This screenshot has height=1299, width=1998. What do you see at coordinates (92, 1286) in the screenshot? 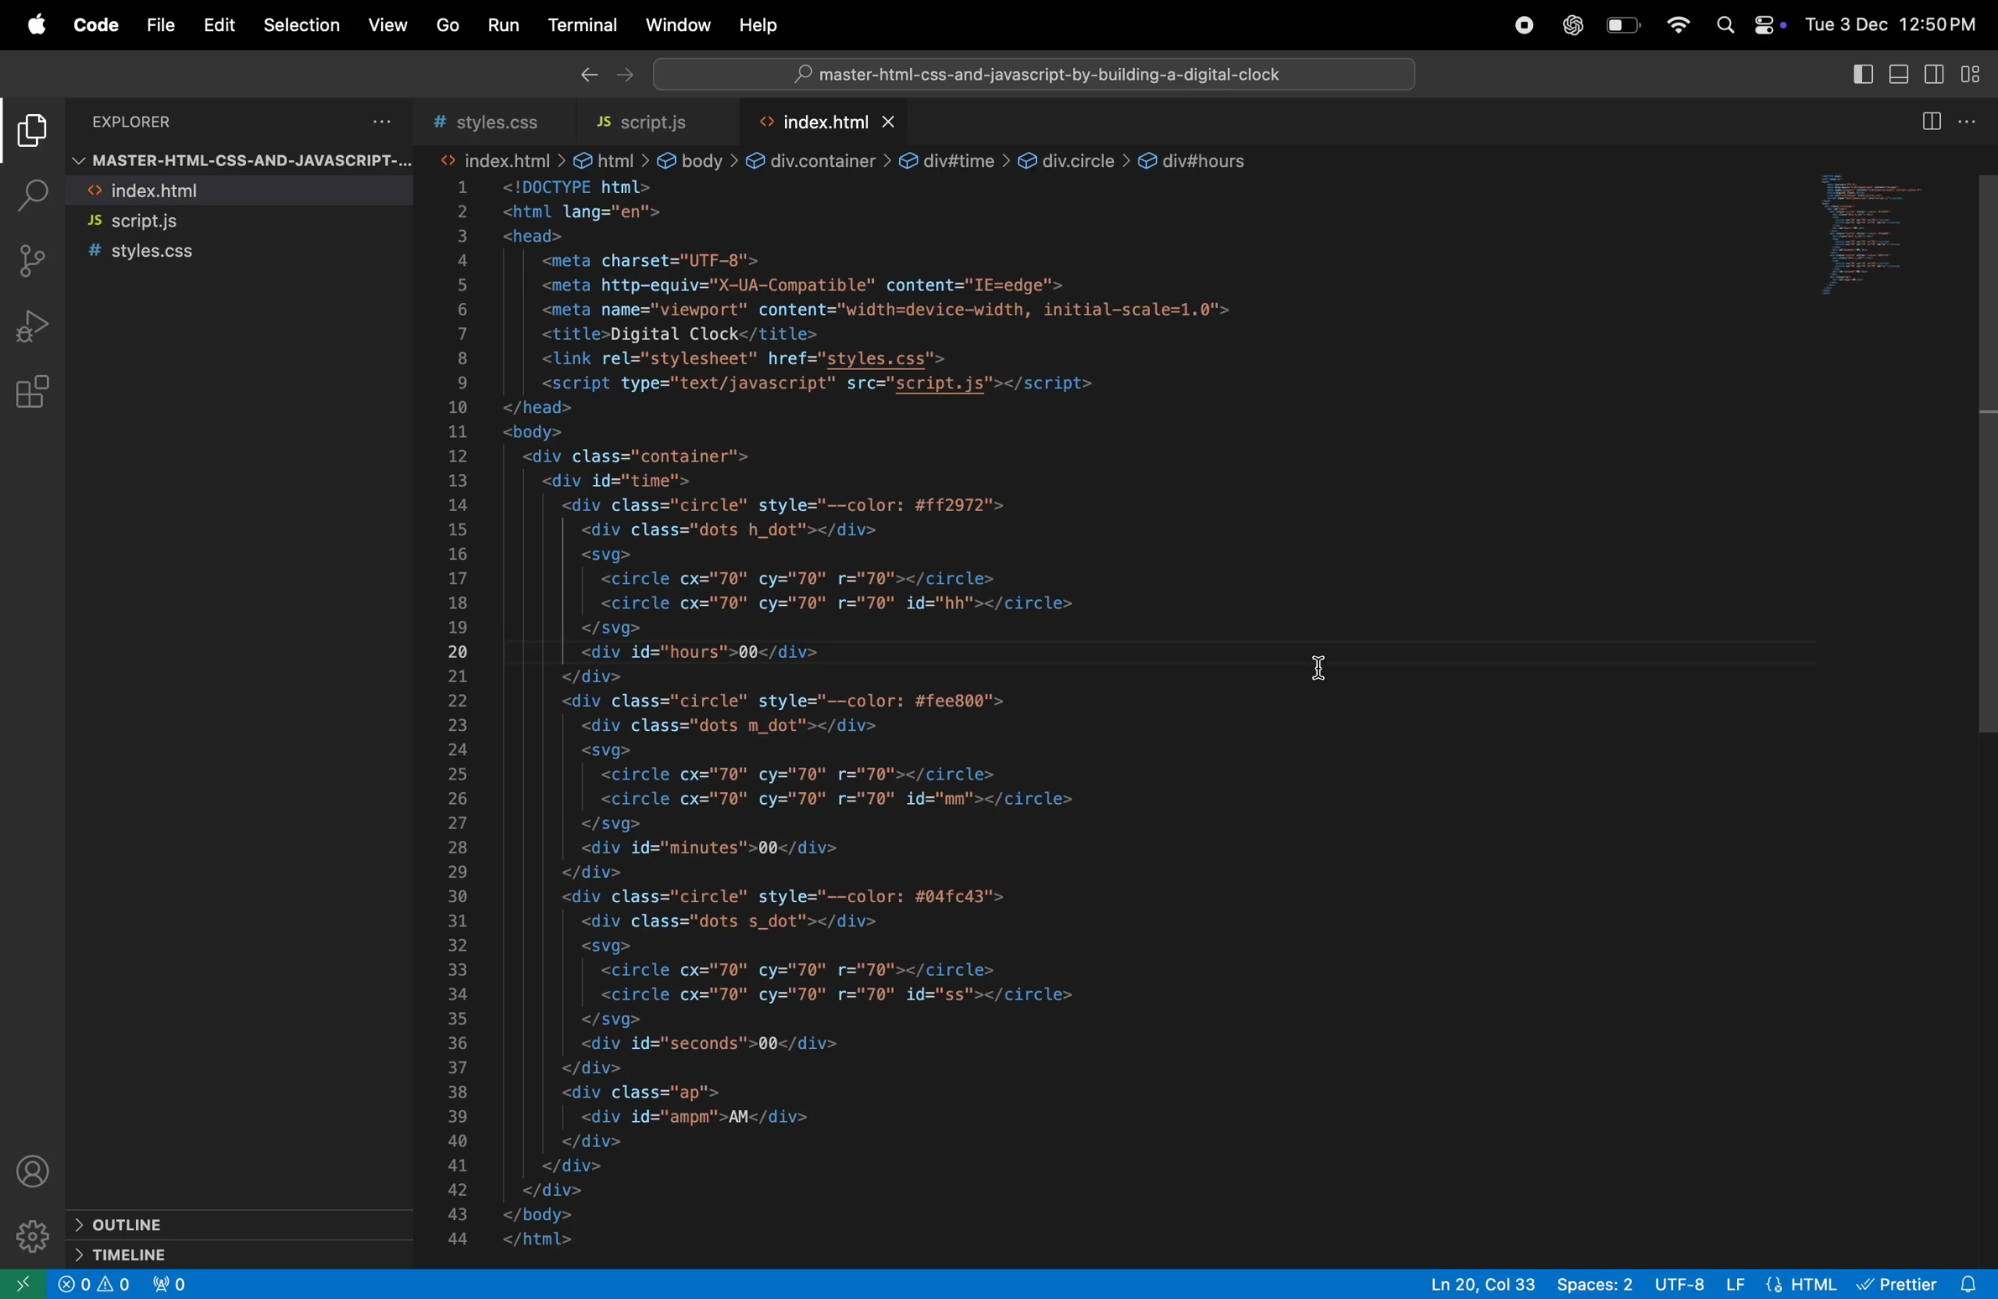
I see `no problems` at bounding box center [92, 1286].